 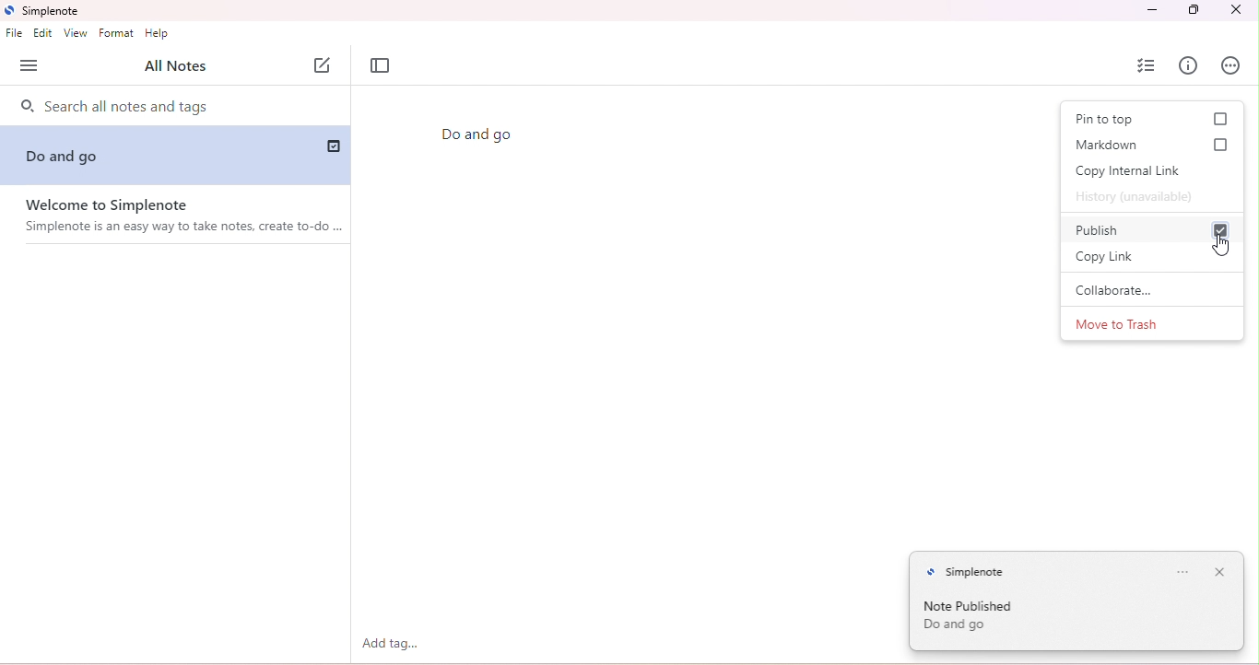 I want to click on actions, so click(x=1232, y=64).